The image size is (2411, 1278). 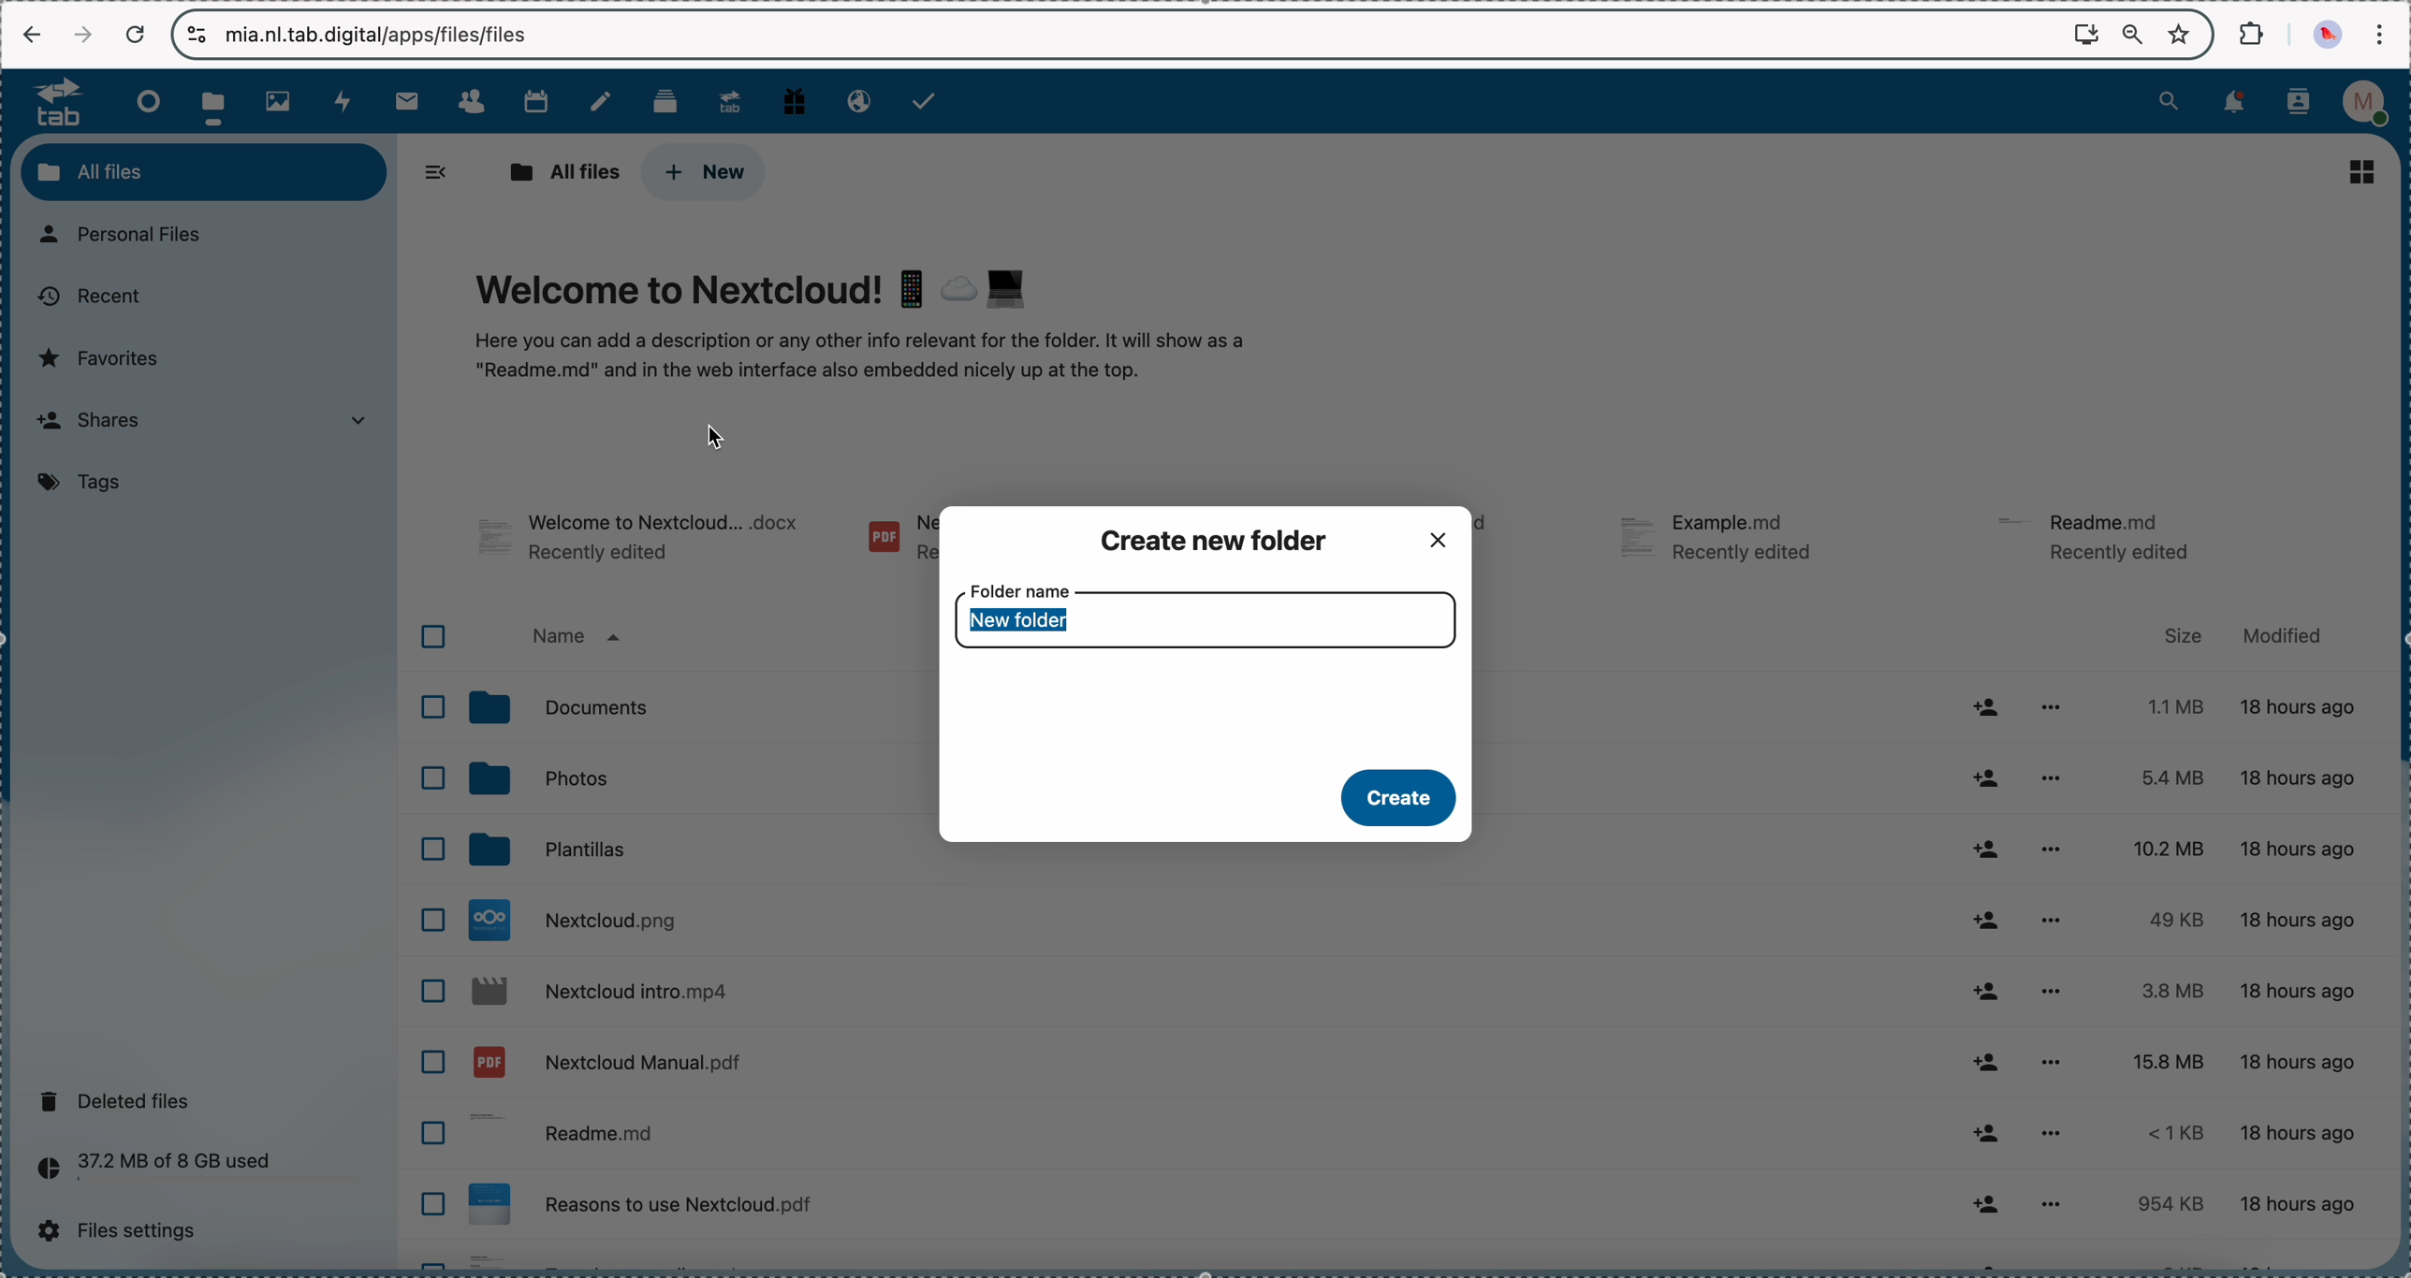 I want to click on share, so click(x=1990, y=1058).